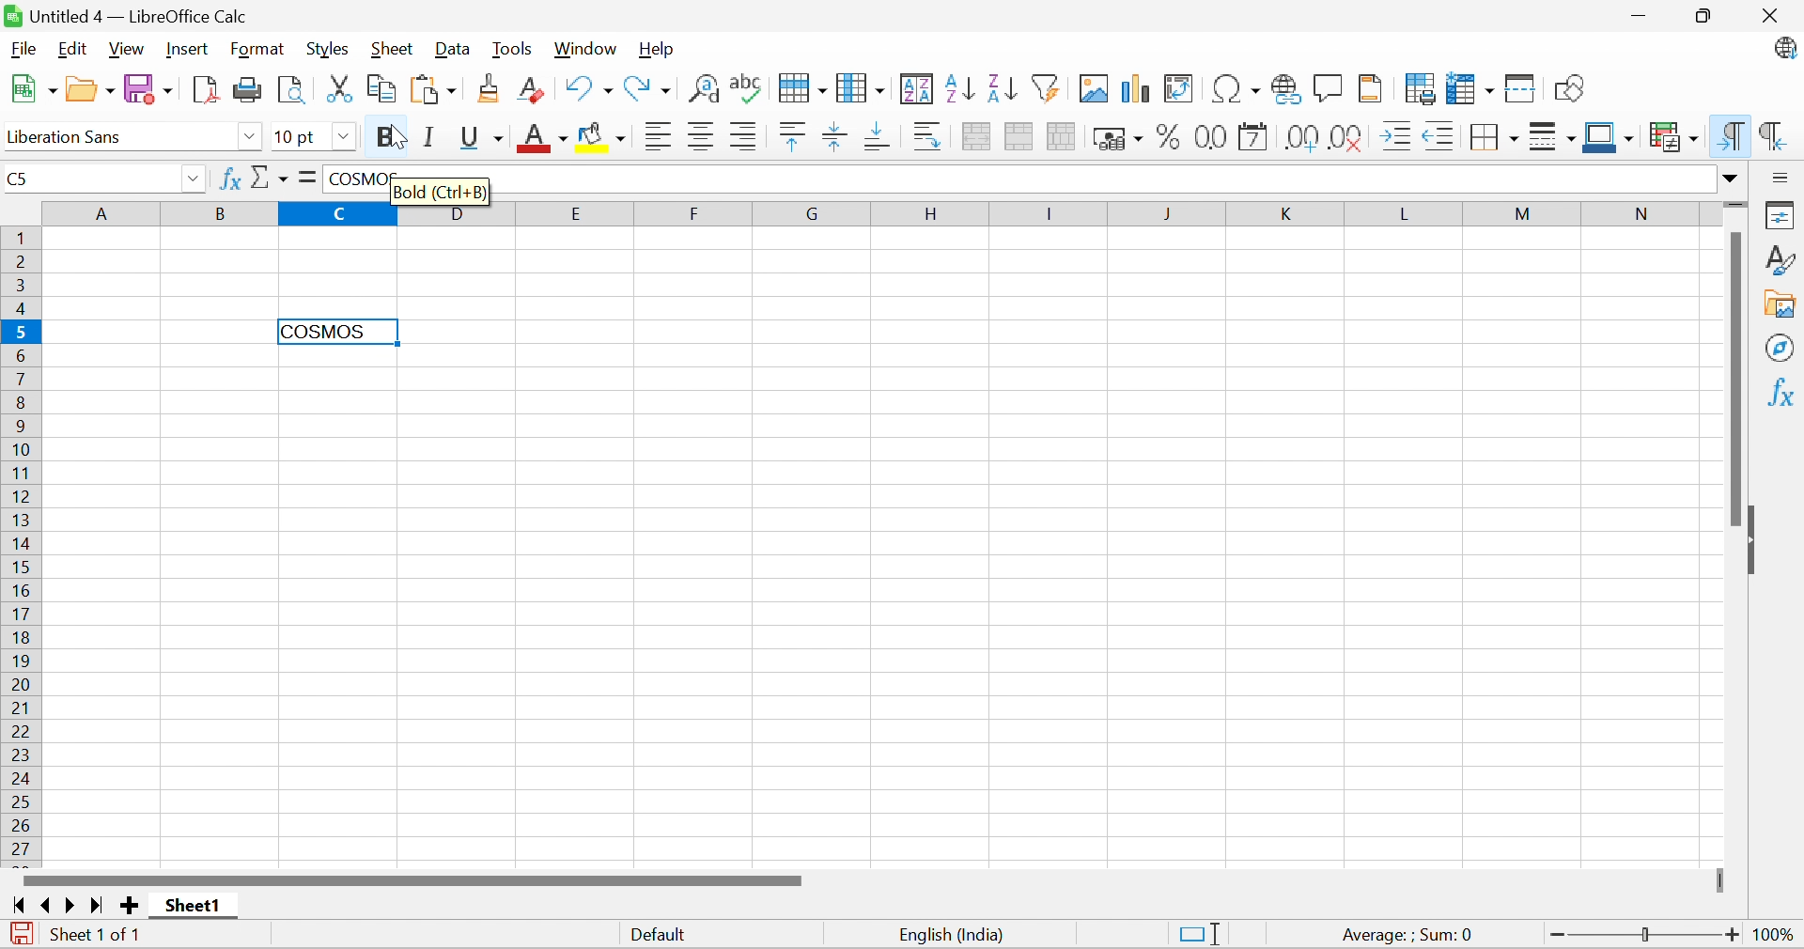 The width and height of the screenshot is (1804, 949). What do you see at coordinates (1136, 90) in the screenshot?
I see `Insert Chart` at bounding box center [1136, 90].